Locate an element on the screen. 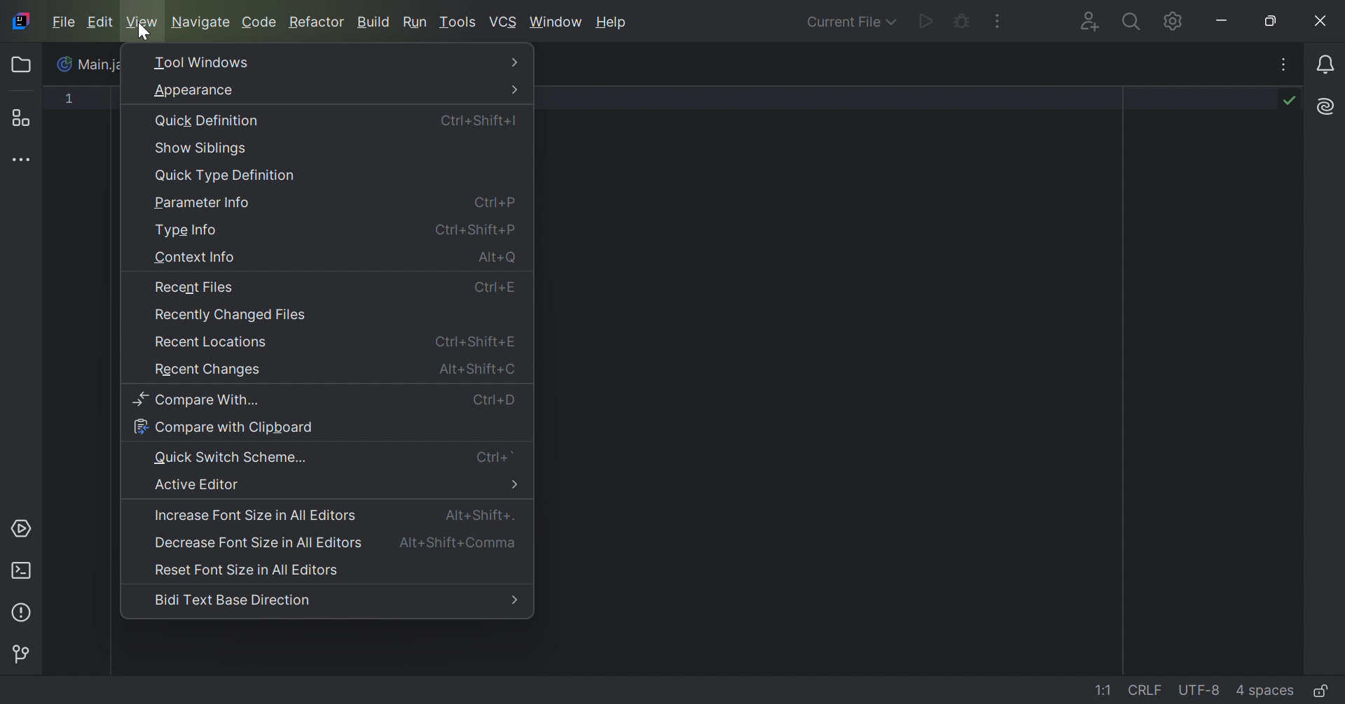 This screenshot has width=1345, height=704. Ctrl+Shift+I is located at coordinates (478, 121).